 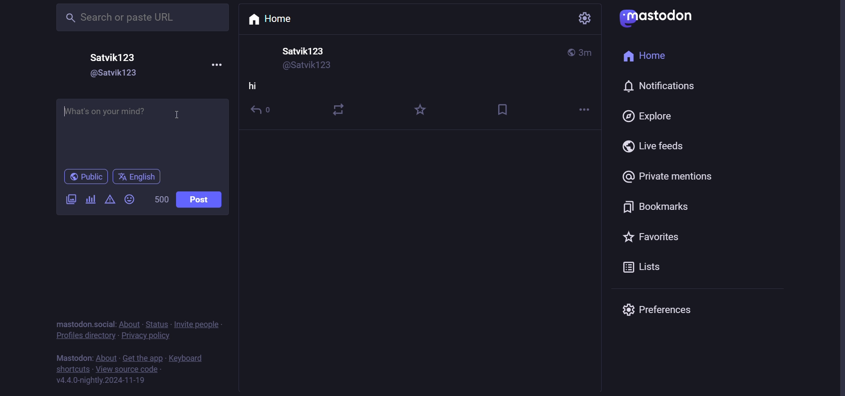 I want to click on keyboard, so click(x=187, y=359).